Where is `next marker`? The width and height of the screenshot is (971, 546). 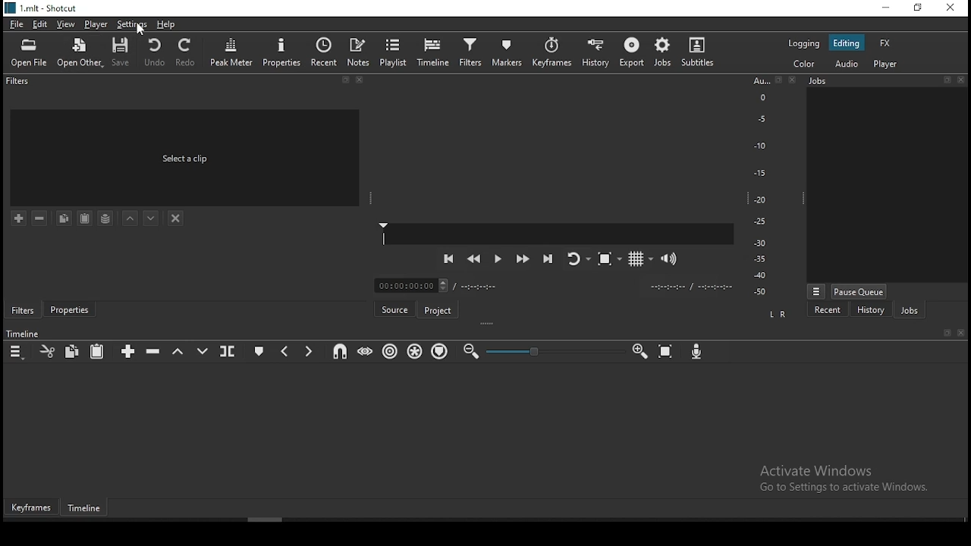
next marker is located at coordinates (309, 350).